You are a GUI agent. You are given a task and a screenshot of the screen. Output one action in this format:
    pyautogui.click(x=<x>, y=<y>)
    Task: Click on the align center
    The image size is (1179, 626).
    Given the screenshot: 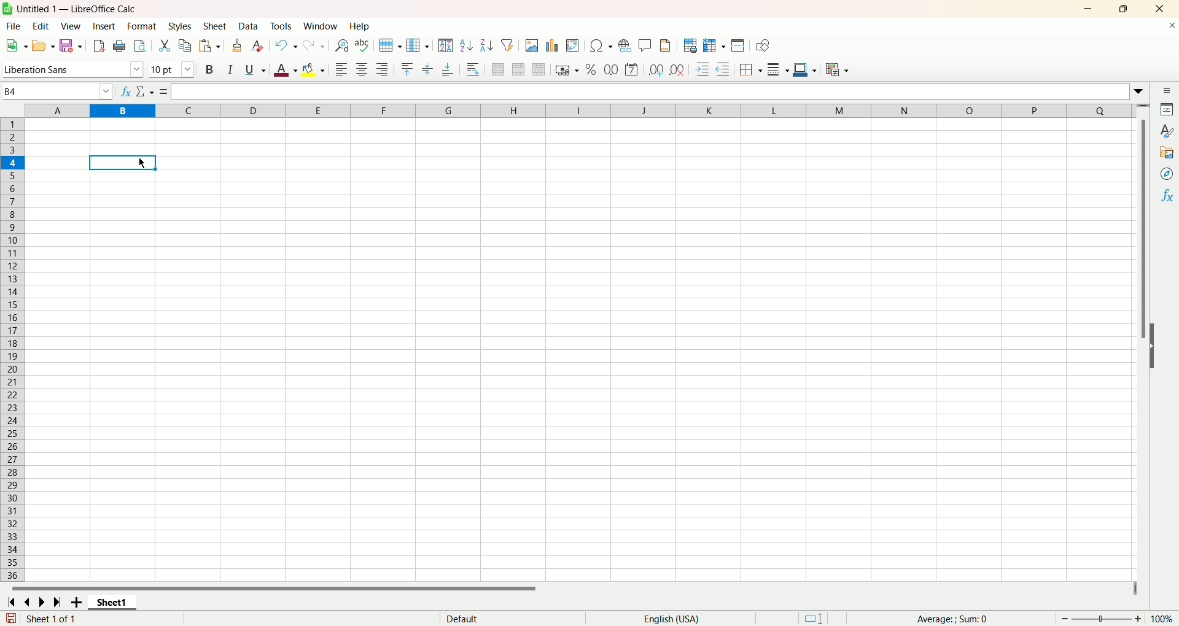 What is the action you would take?
    pyautogui.click(x=364, y=70)
    